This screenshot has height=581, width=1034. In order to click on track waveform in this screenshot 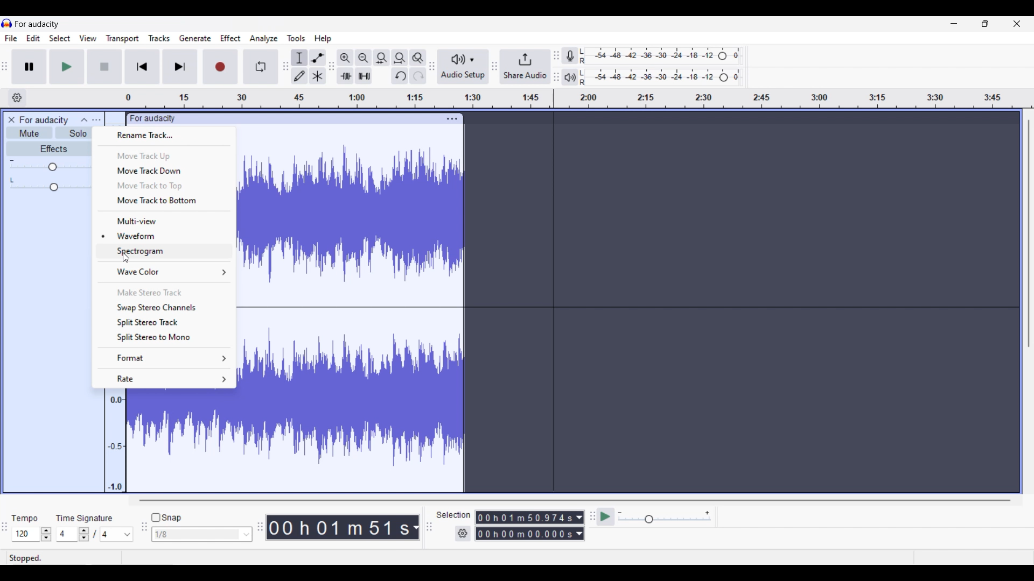, I will do `click(183, 440)`.